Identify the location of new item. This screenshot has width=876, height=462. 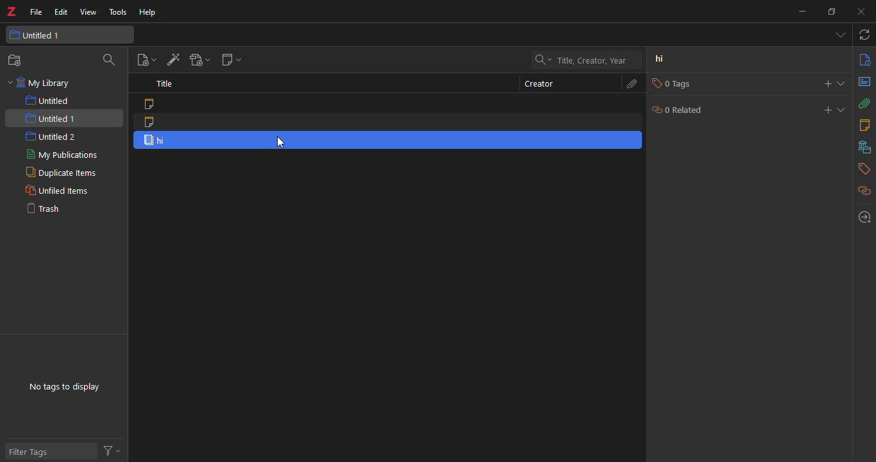
(146, 60).